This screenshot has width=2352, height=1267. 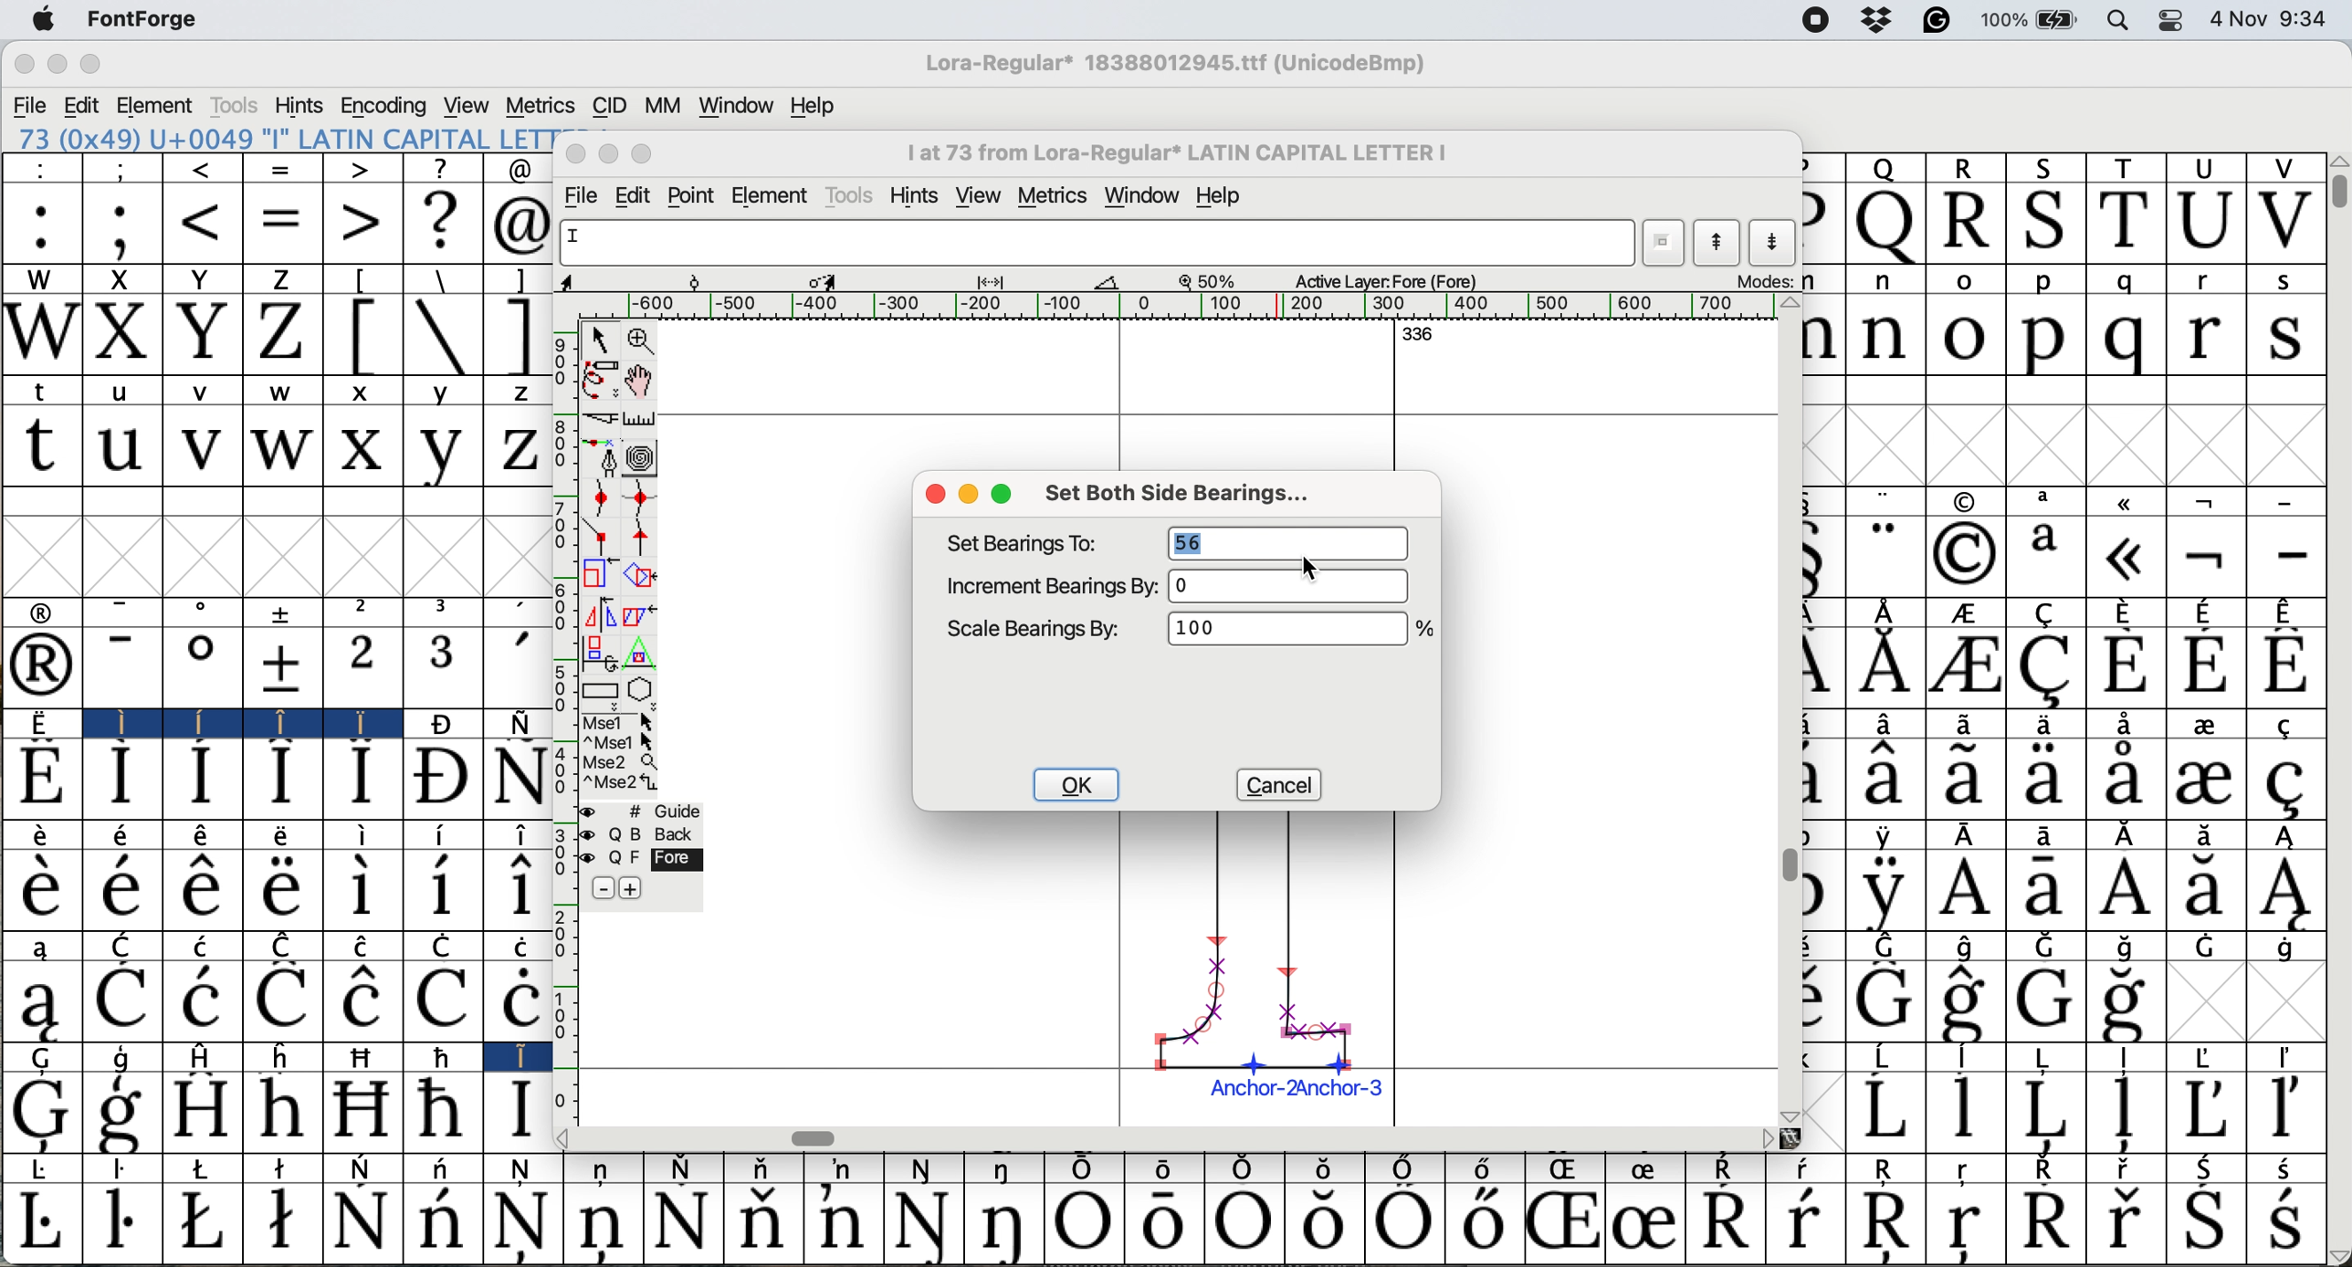 I want to click on , so click(x=1425, y=630).